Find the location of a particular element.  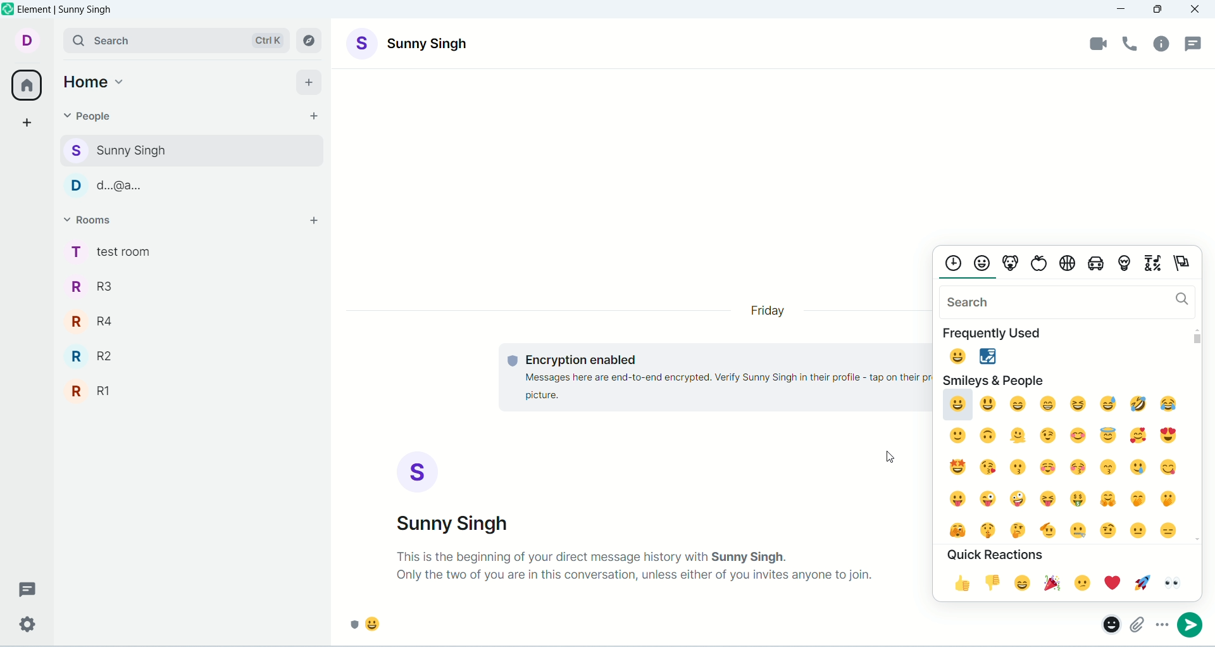

voice call is located at coordinates (1133, 46).